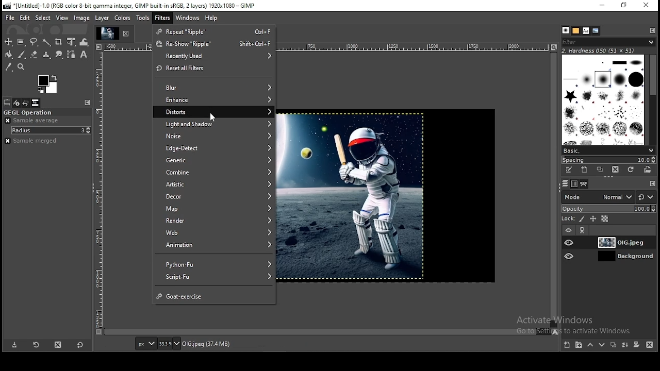 The width and height of the screenshot is (660, 371). What do you see at coordinates (598, 197) in the screenshot?
I see `layer mode` at bounding box center [598, 197].